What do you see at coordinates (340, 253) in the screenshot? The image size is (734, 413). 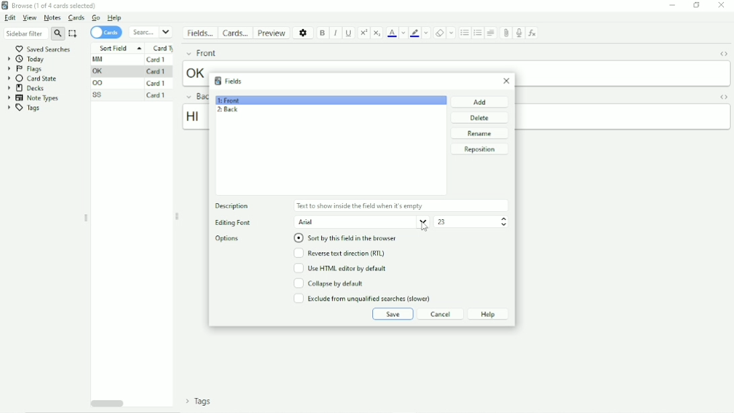 I see `Reverse text direction(RTL)` at bounding box center [340, 253].